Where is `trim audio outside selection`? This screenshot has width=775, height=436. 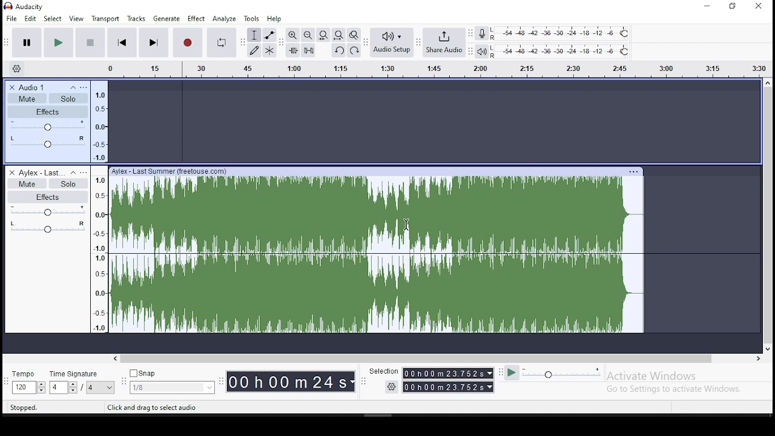 trim audio outside selection is located at coordinates (292, 50).